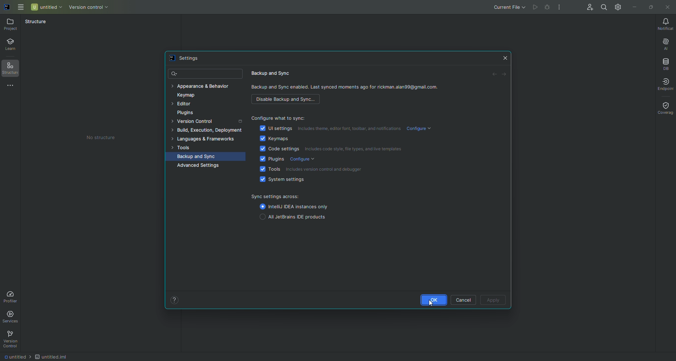  What do you see at coordinates (503, 8) in the screenshot?
I see `Current File` at bounding box center [503, 8].